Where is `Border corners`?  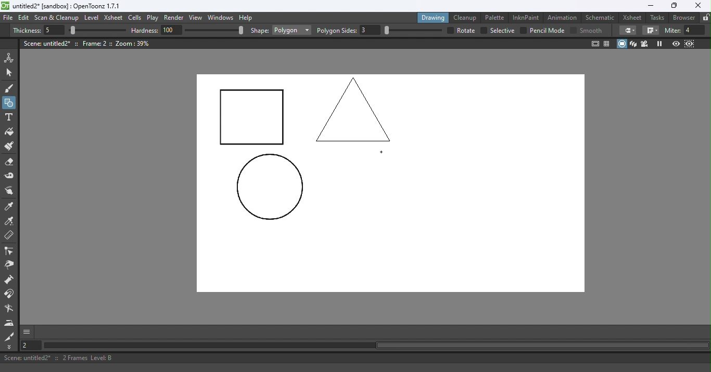 Border corners is located at coordinates (628, 30).